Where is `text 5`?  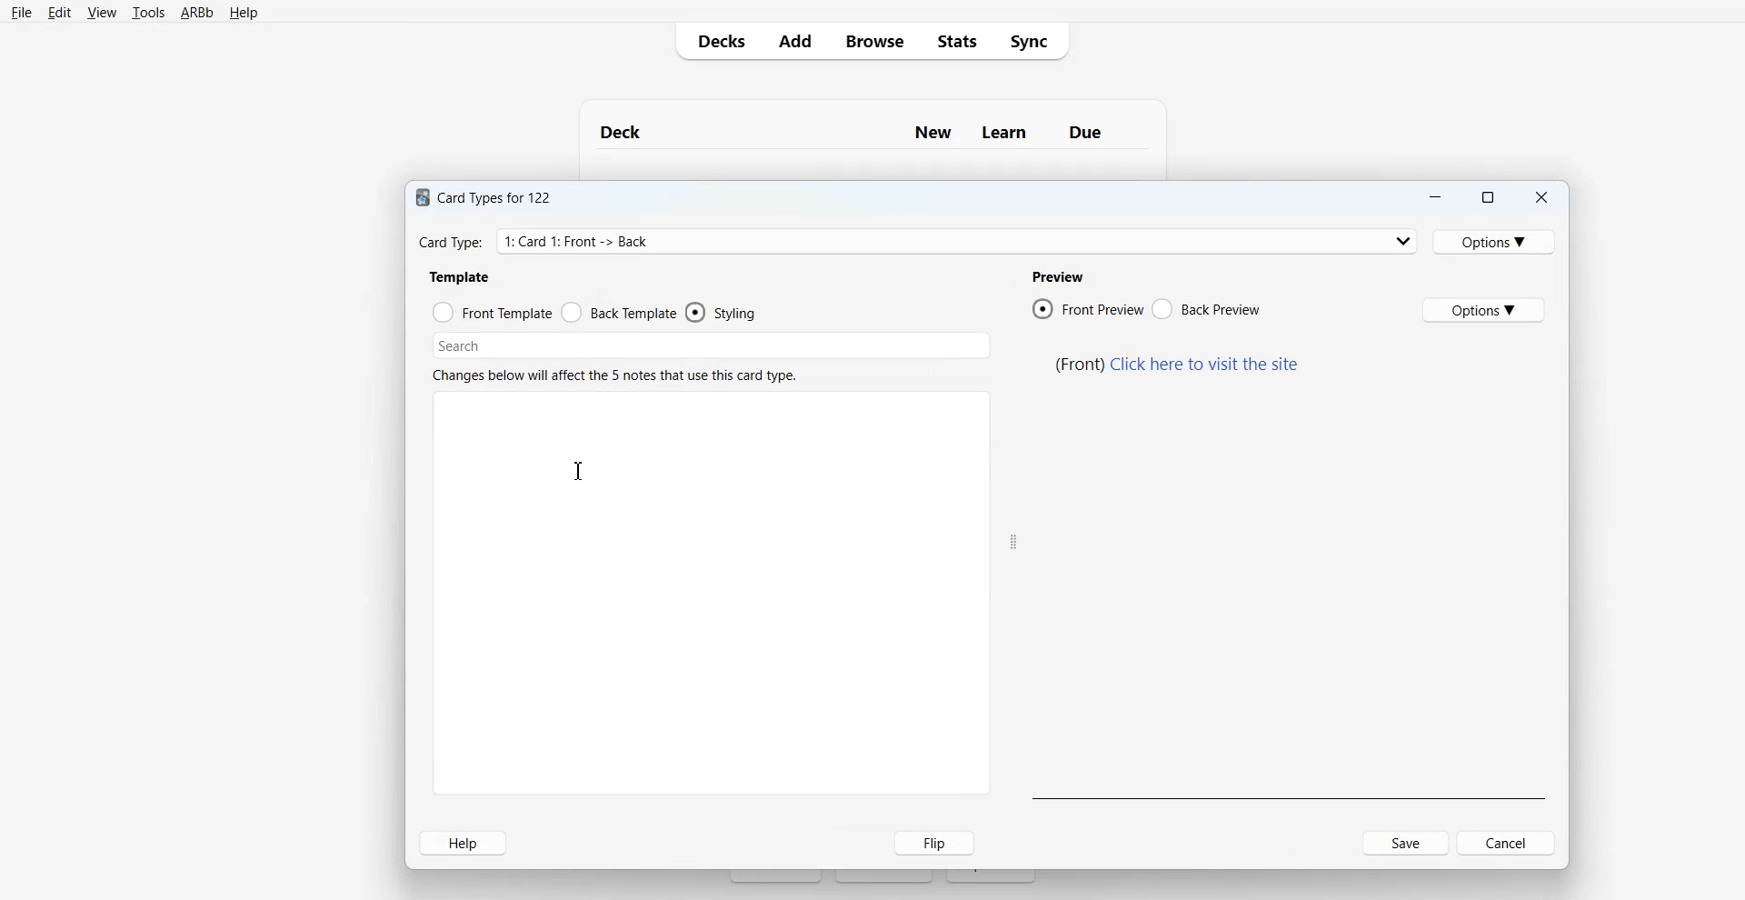 text 5 is located at coordinates (1178, 364).